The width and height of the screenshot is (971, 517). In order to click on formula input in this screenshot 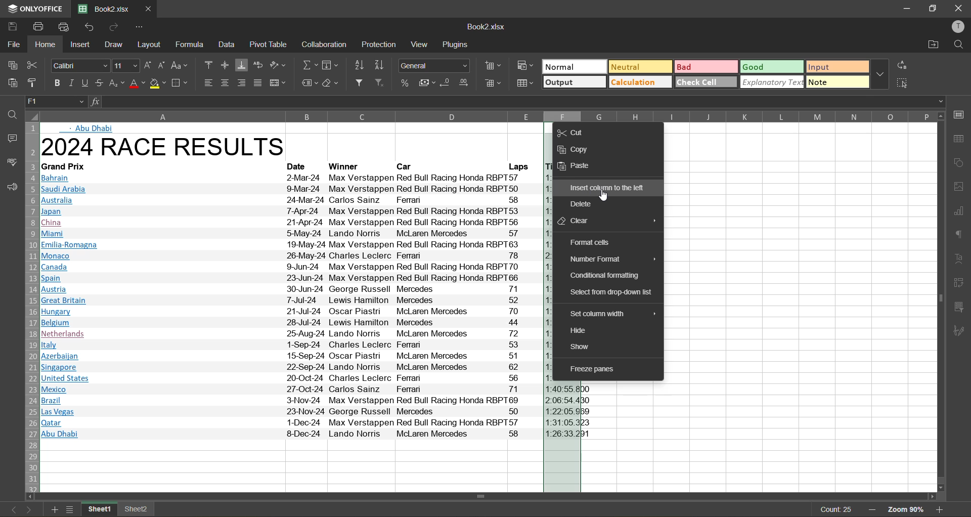, I will do `click(95, 101)`.